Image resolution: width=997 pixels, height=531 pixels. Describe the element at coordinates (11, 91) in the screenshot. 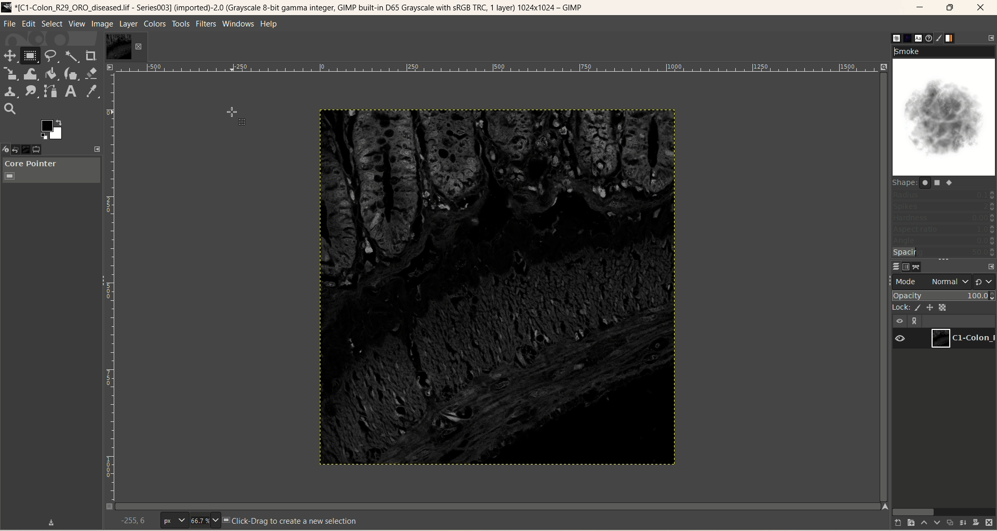

I see `clone tool` at that location.